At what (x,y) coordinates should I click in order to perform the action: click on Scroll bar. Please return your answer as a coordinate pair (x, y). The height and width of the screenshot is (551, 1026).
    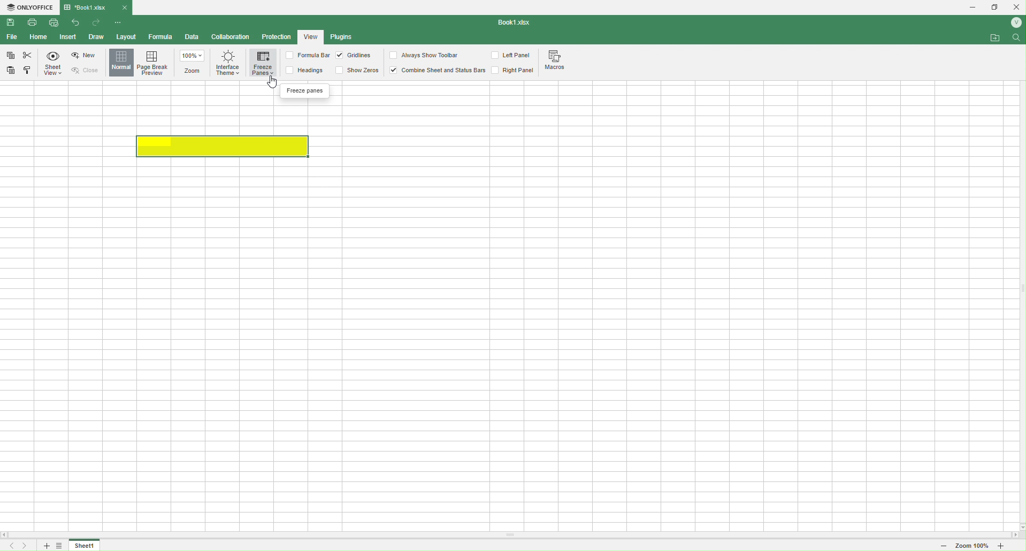
    Looking at the image, I should click on (1019, 288).